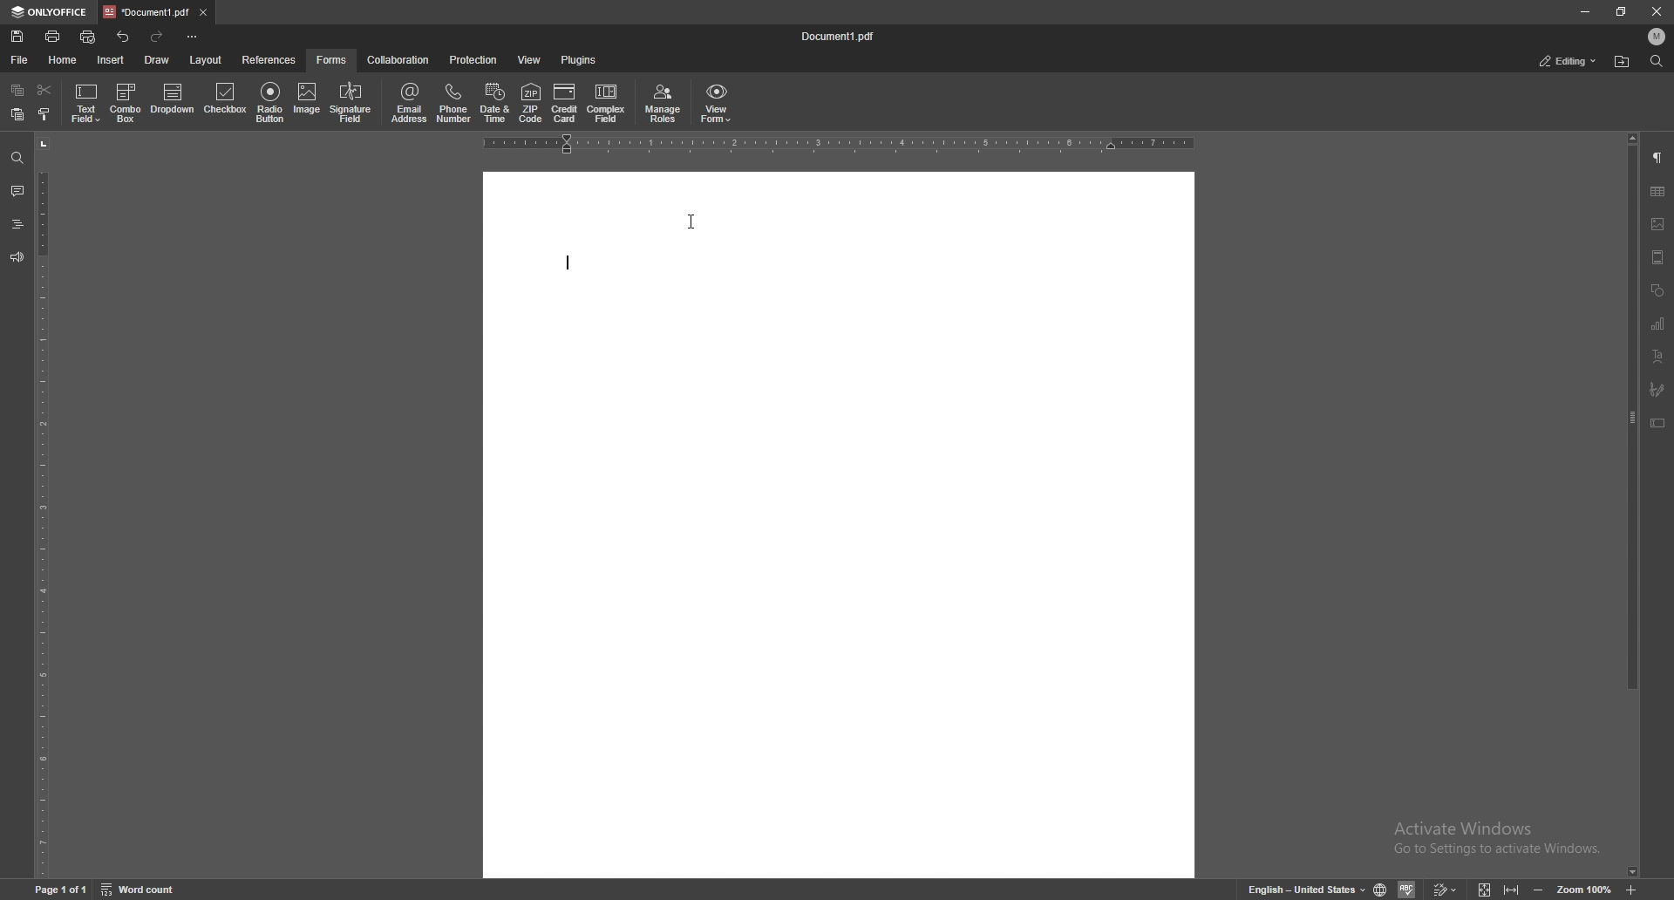 This screenshot has width=1674, height=900. Describe the element at coordinates (1303, 889) in the screenshot. I see `change text language` at that location.